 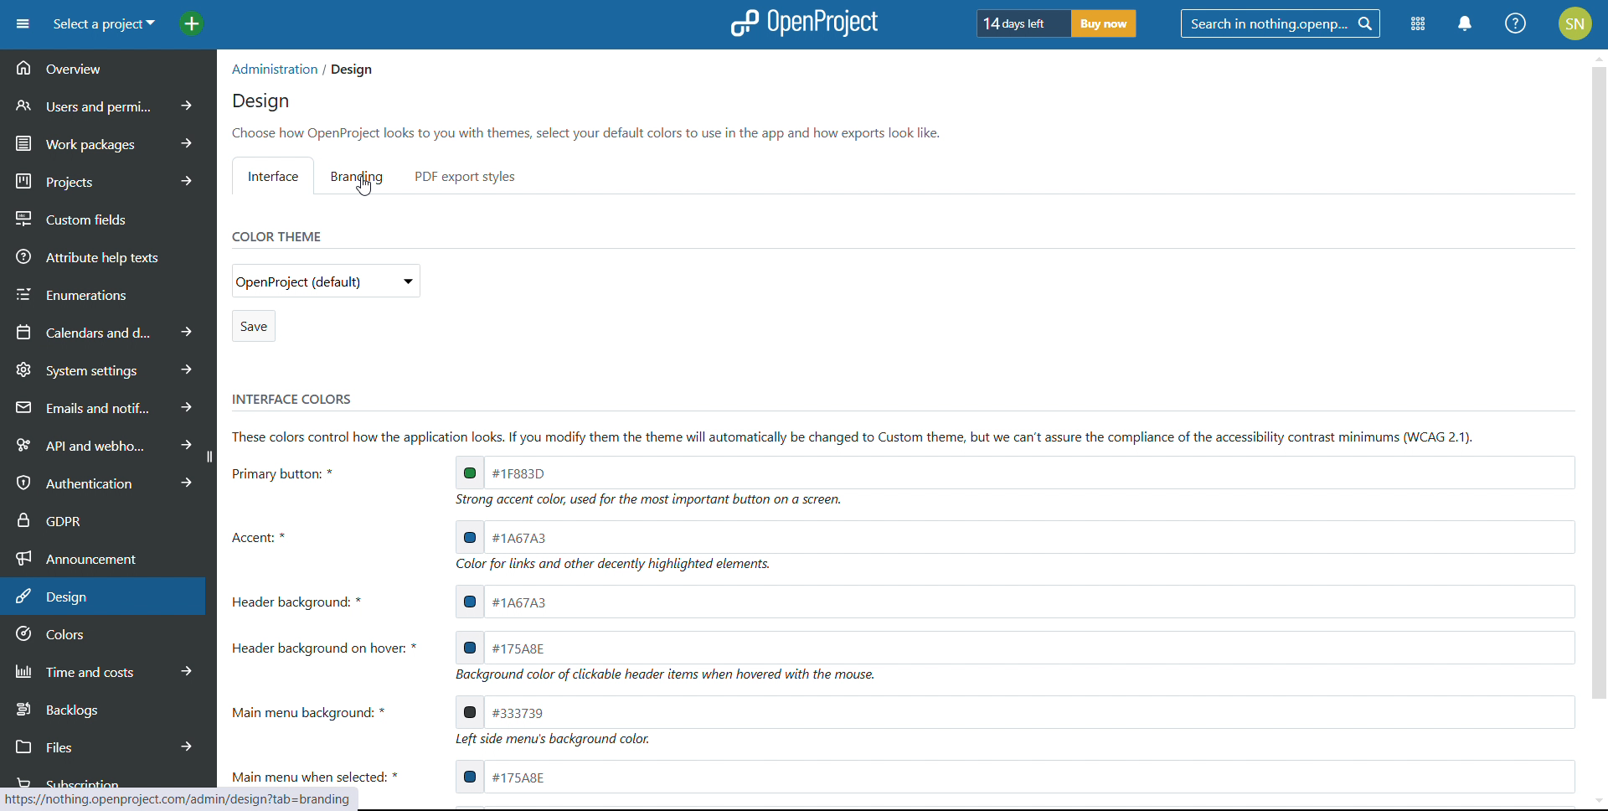 What do you see at coordinates (326, 280) in the screenshot?
I see `select color theme` at bounding box center [326, 280].